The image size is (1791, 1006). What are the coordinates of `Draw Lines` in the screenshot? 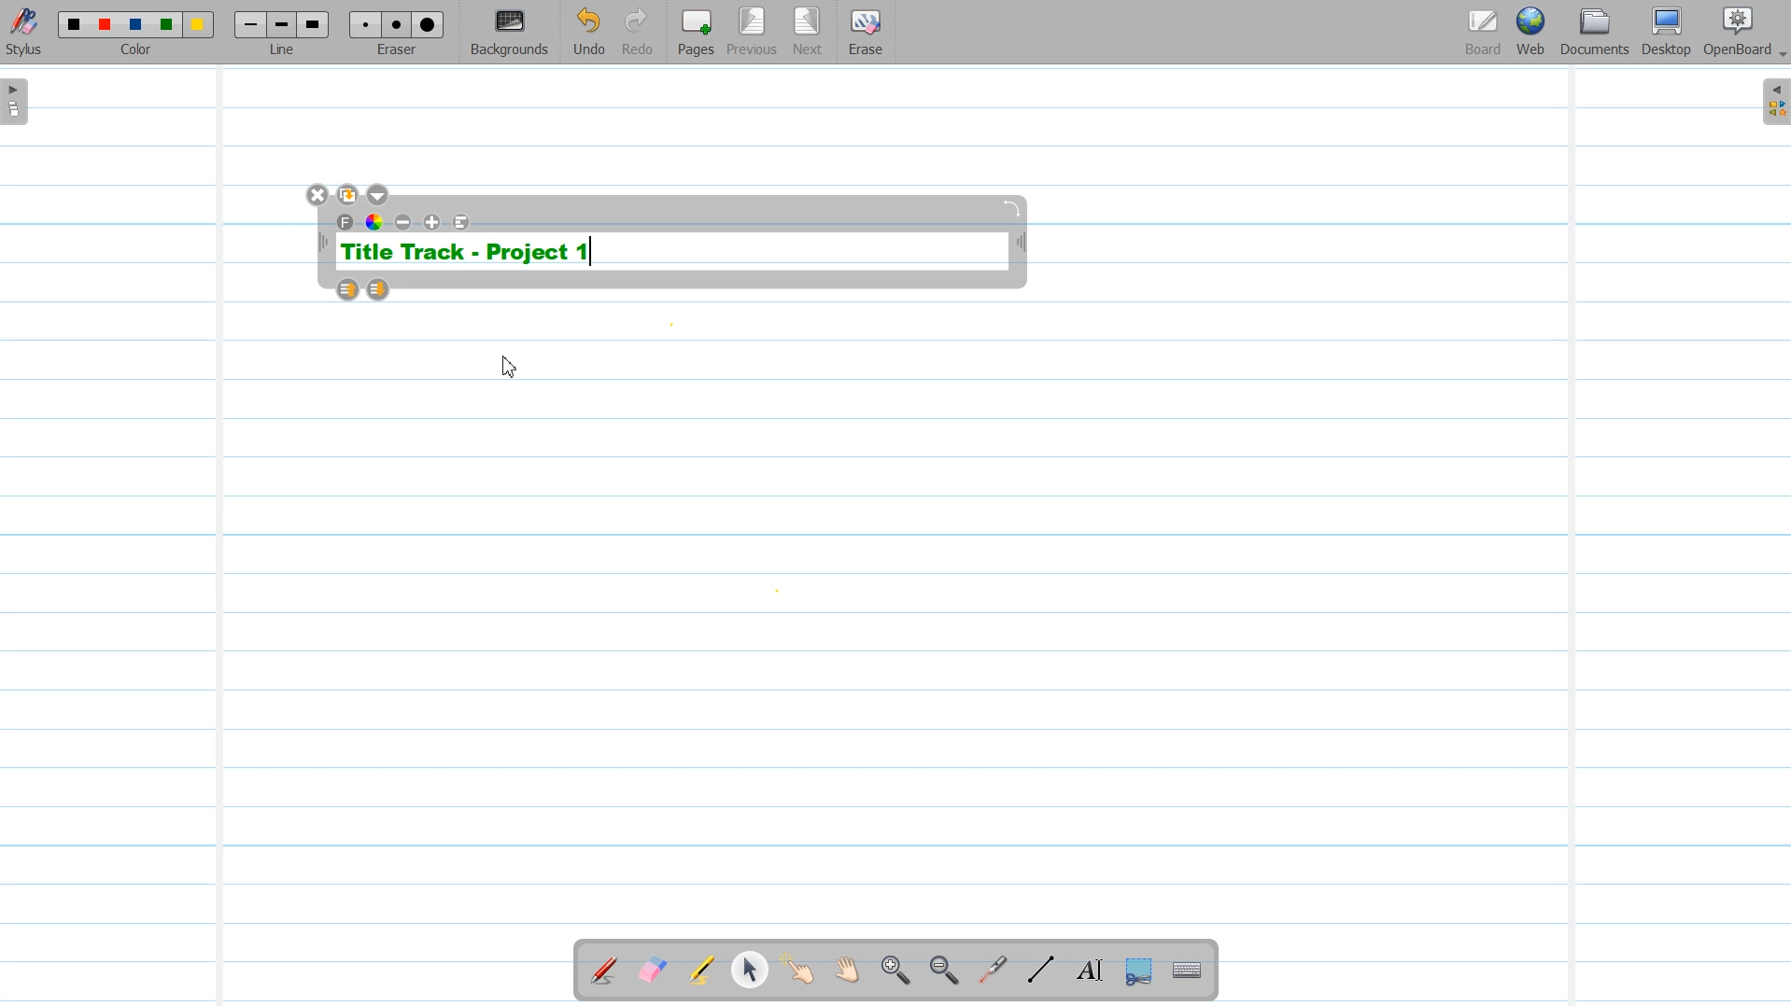 It's located at (1040, 971).